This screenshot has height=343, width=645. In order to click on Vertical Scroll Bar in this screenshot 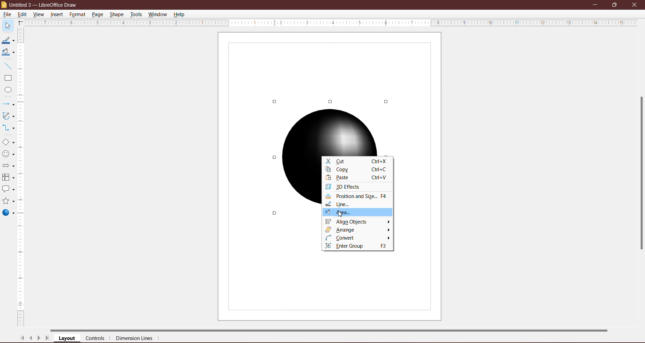, I will do `click(640, 174)`.